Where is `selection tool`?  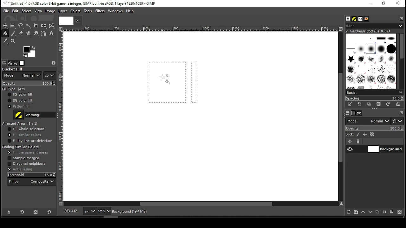 selection tool is located at coordinates (5, 26).